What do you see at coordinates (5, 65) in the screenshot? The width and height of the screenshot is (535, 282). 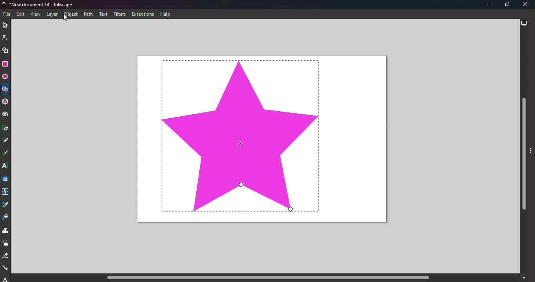 I see `Rectangle tool` at bounding box center [5, 65].